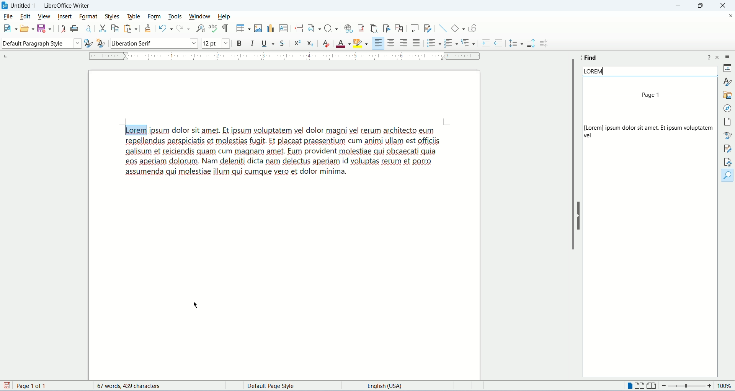  I want to click on font color, so click(343, 43).